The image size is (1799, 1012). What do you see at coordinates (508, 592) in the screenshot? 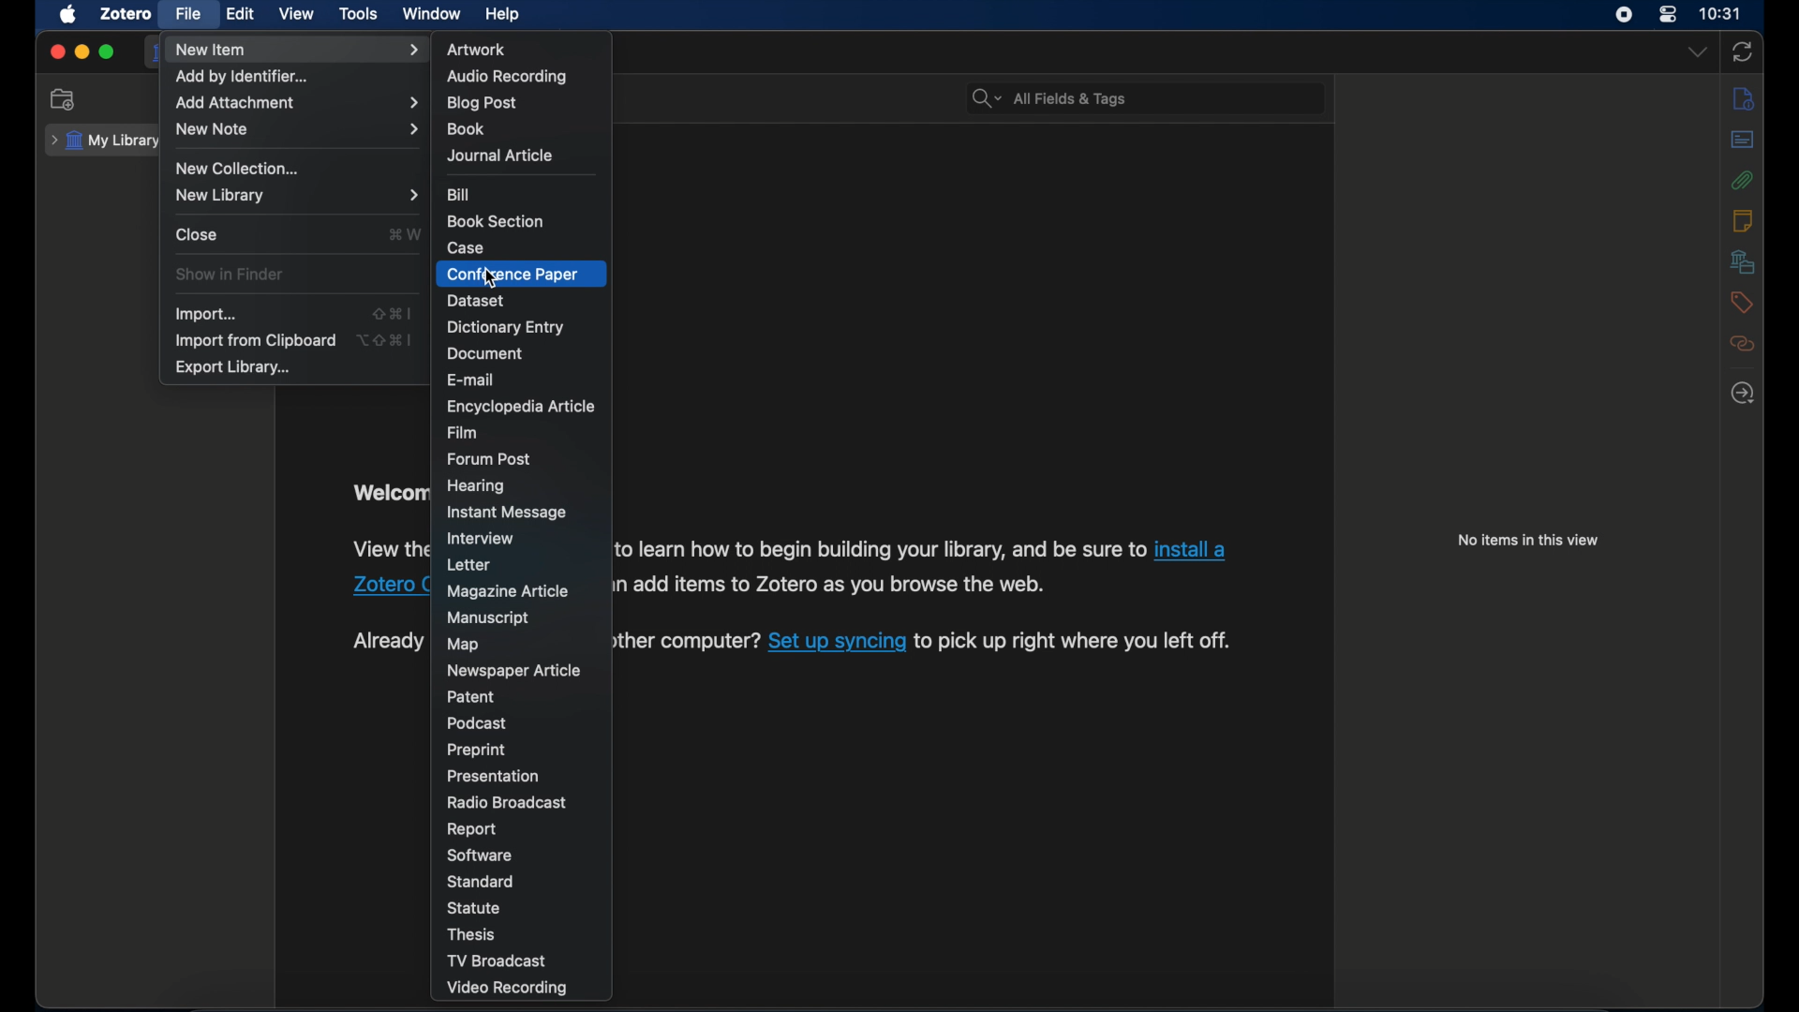
I see `magazine article` at bounding box center [508, 592].